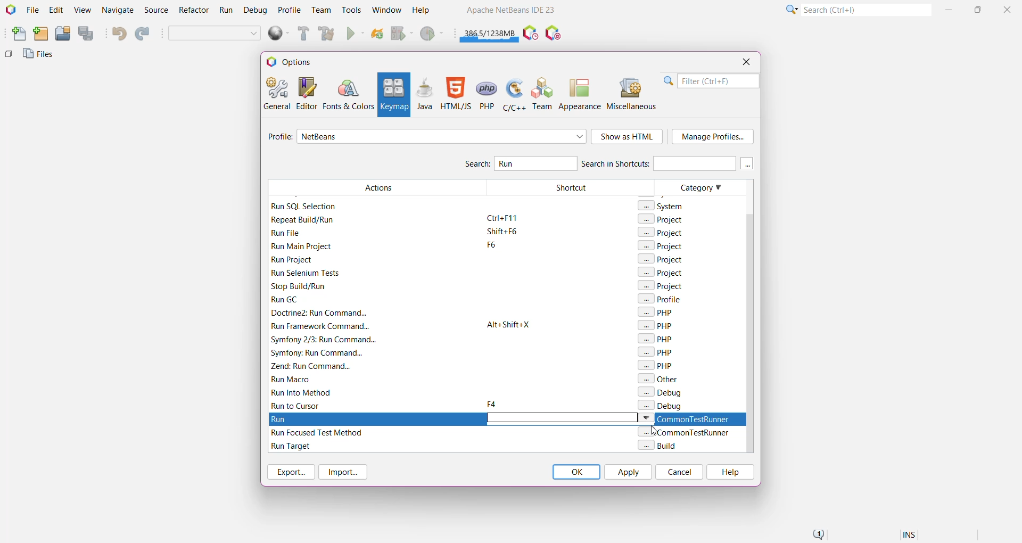 The width and height of the screenshot is (1022, 543). I want to click on Run, so click(226, 12).